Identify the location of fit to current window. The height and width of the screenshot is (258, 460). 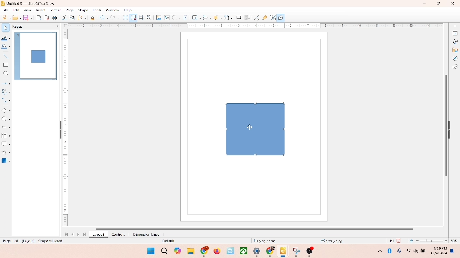
(411, 241).